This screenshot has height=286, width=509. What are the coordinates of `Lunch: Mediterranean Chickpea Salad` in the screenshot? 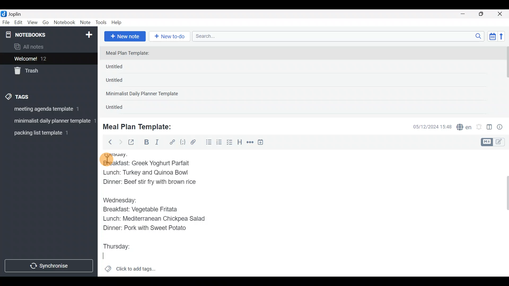 It's located at (156, 219).